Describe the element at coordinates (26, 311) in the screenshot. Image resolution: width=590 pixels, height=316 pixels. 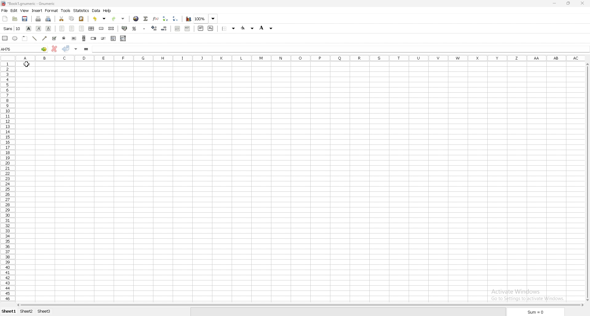
I see `sheet 2` at that location.